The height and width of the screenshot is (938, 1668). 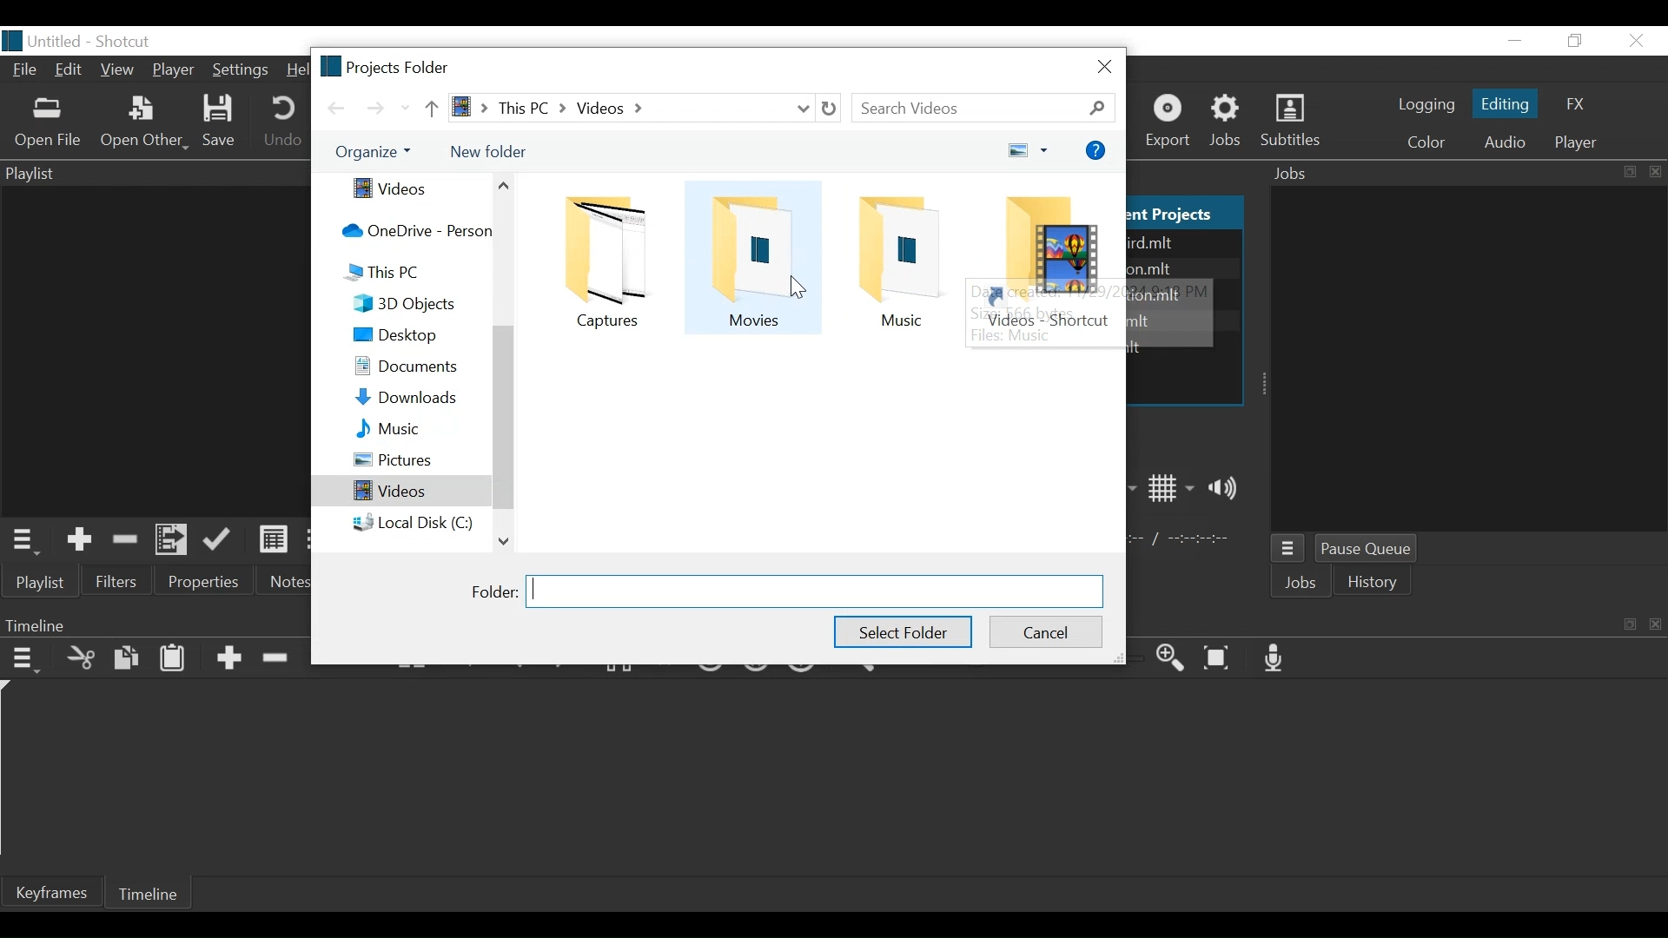 What do you see at coordinates (1171, 488) in the screenshot?
I see `Toggle display grid on player` at bounding box center [1171, 488].